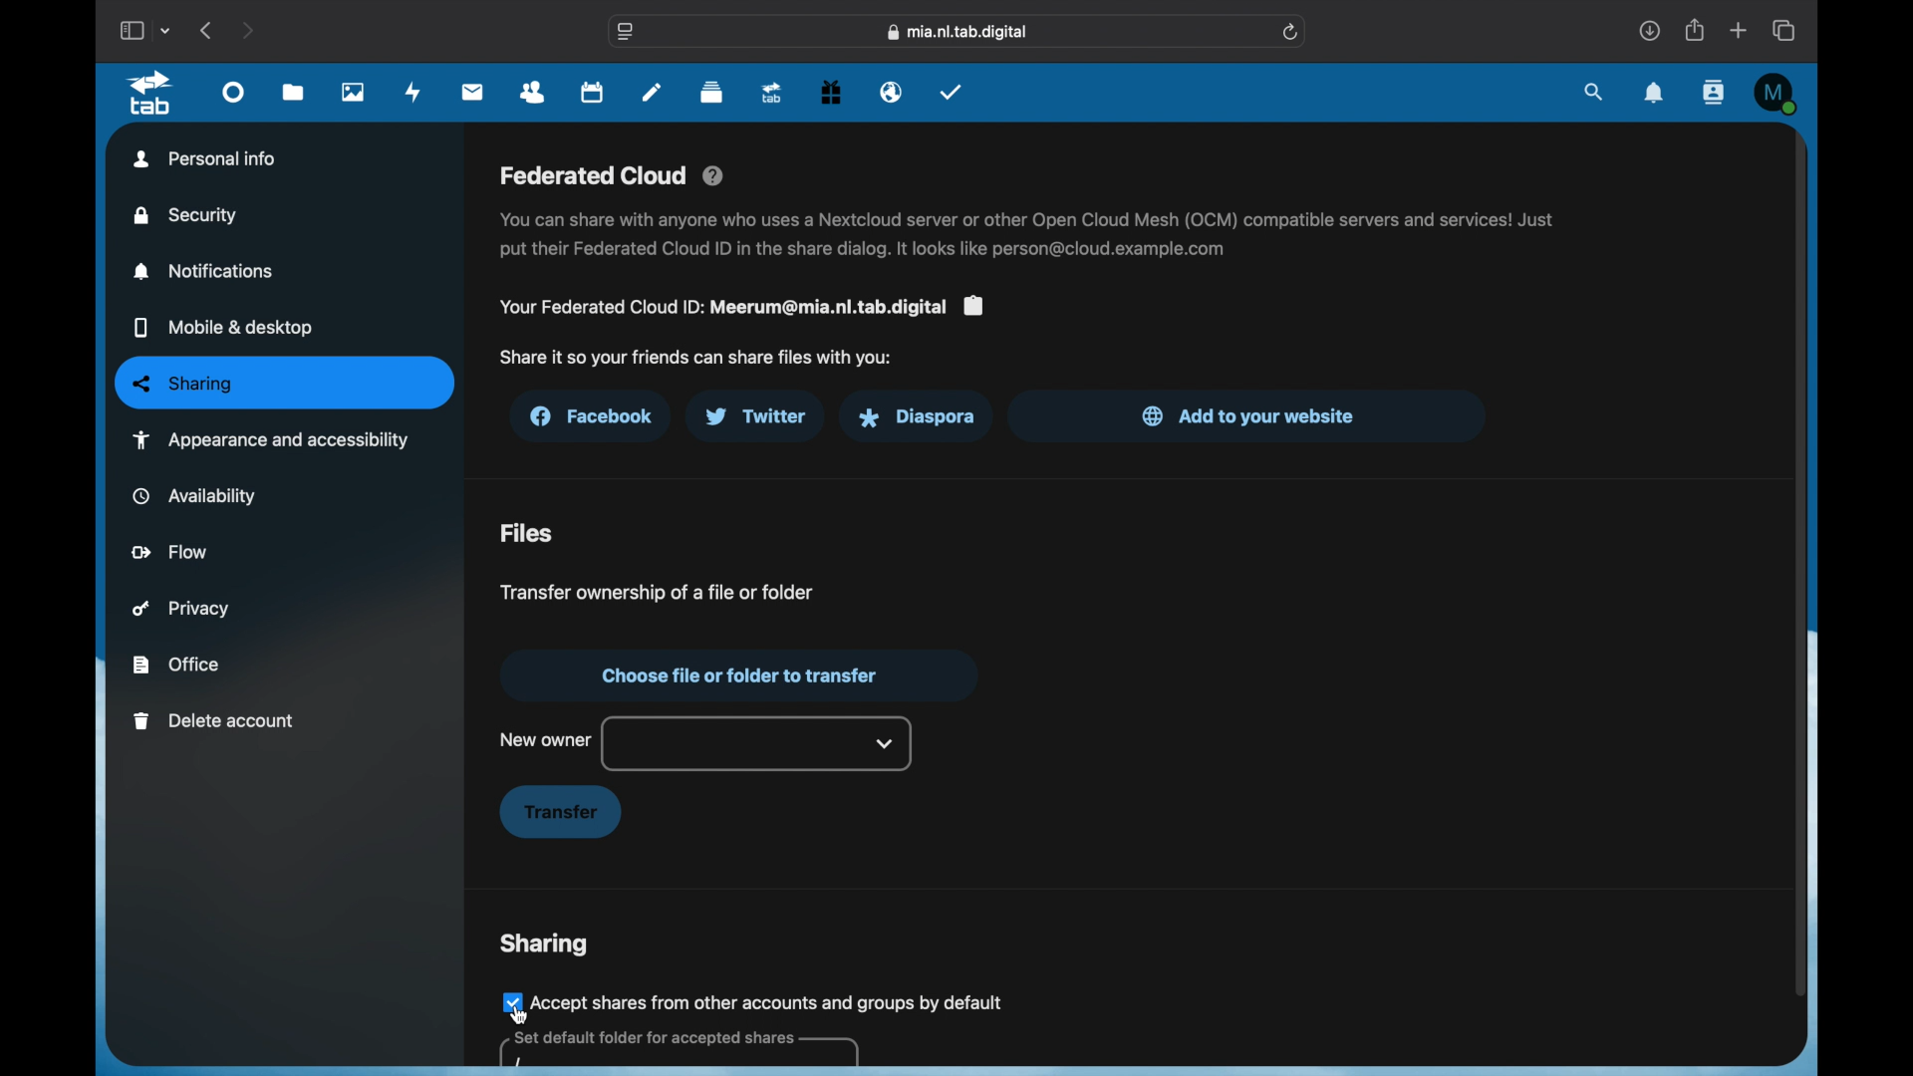  What do you see at coordinates (187, 215) in the screenshot?
I see `security` at bounding box center [187, 215].